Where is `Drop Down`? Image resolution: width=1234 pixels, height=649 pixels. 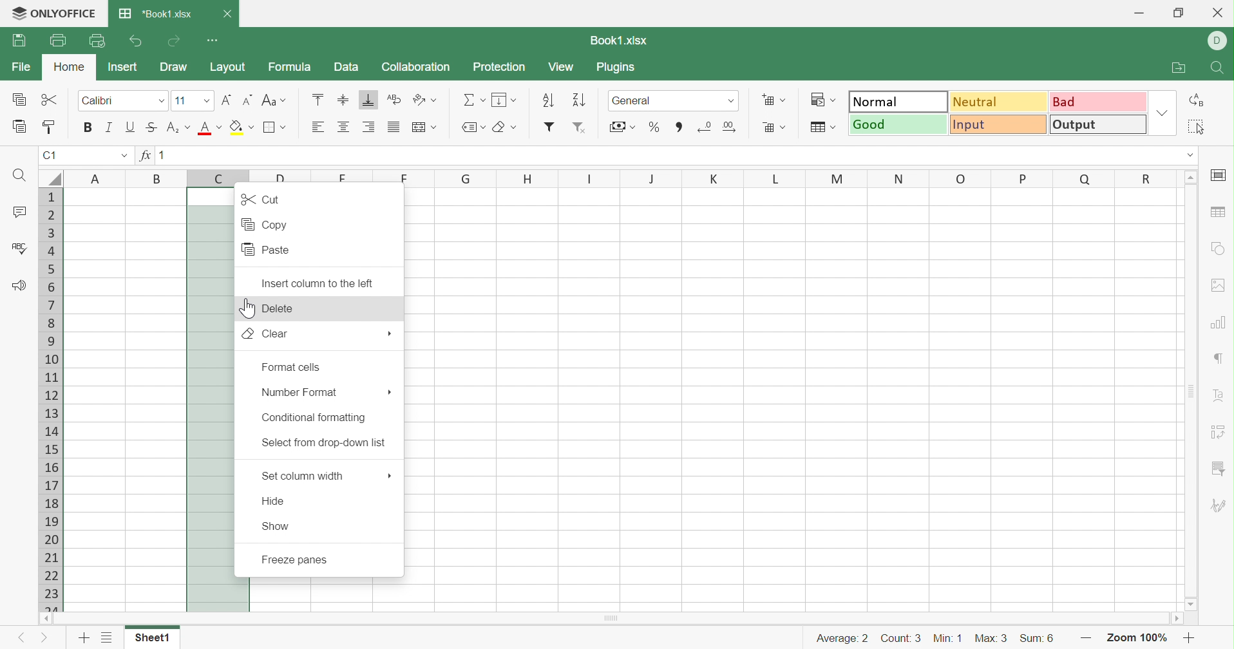 Drop Down is located at coordinates (632, 126).